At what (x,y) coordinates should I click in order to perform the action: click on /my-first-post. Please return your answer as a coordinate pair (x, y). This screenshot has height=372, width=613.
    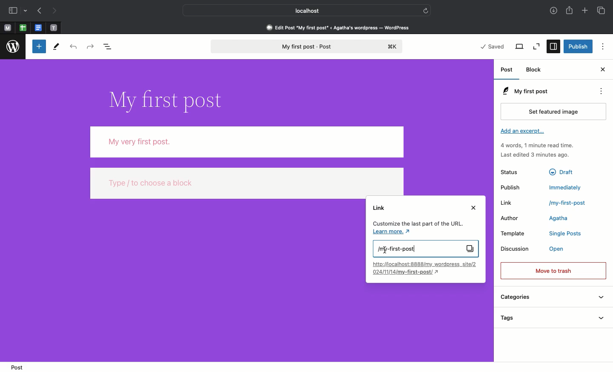
    Looking at the image, I should click on (566, 203).